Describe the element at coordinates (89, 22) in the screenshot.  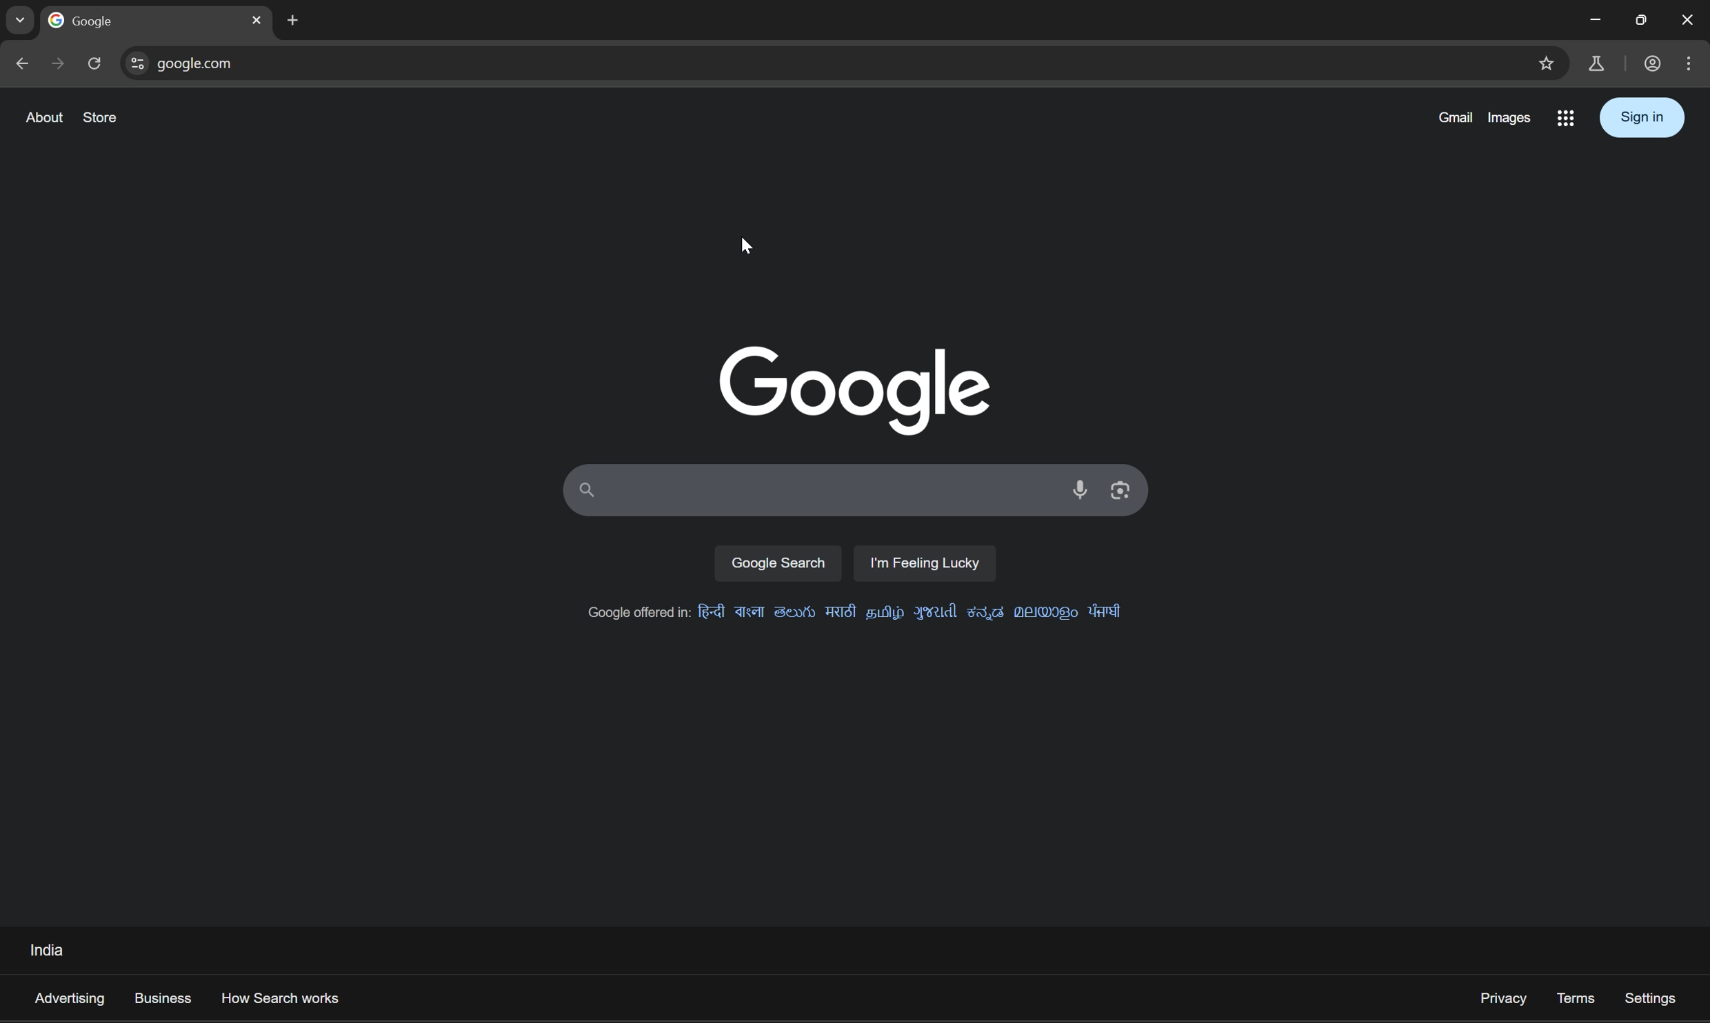
I see `new tab` at that location.